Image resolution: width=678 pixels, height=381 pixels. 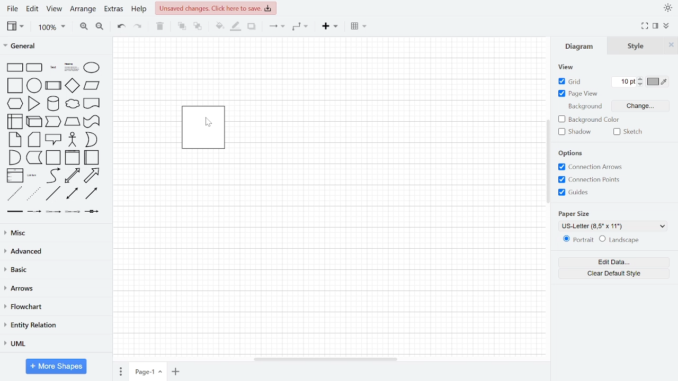 What do you see at coordinates (91, 140) in the screenshot?
I see `or` at bounding box center [91, 140].